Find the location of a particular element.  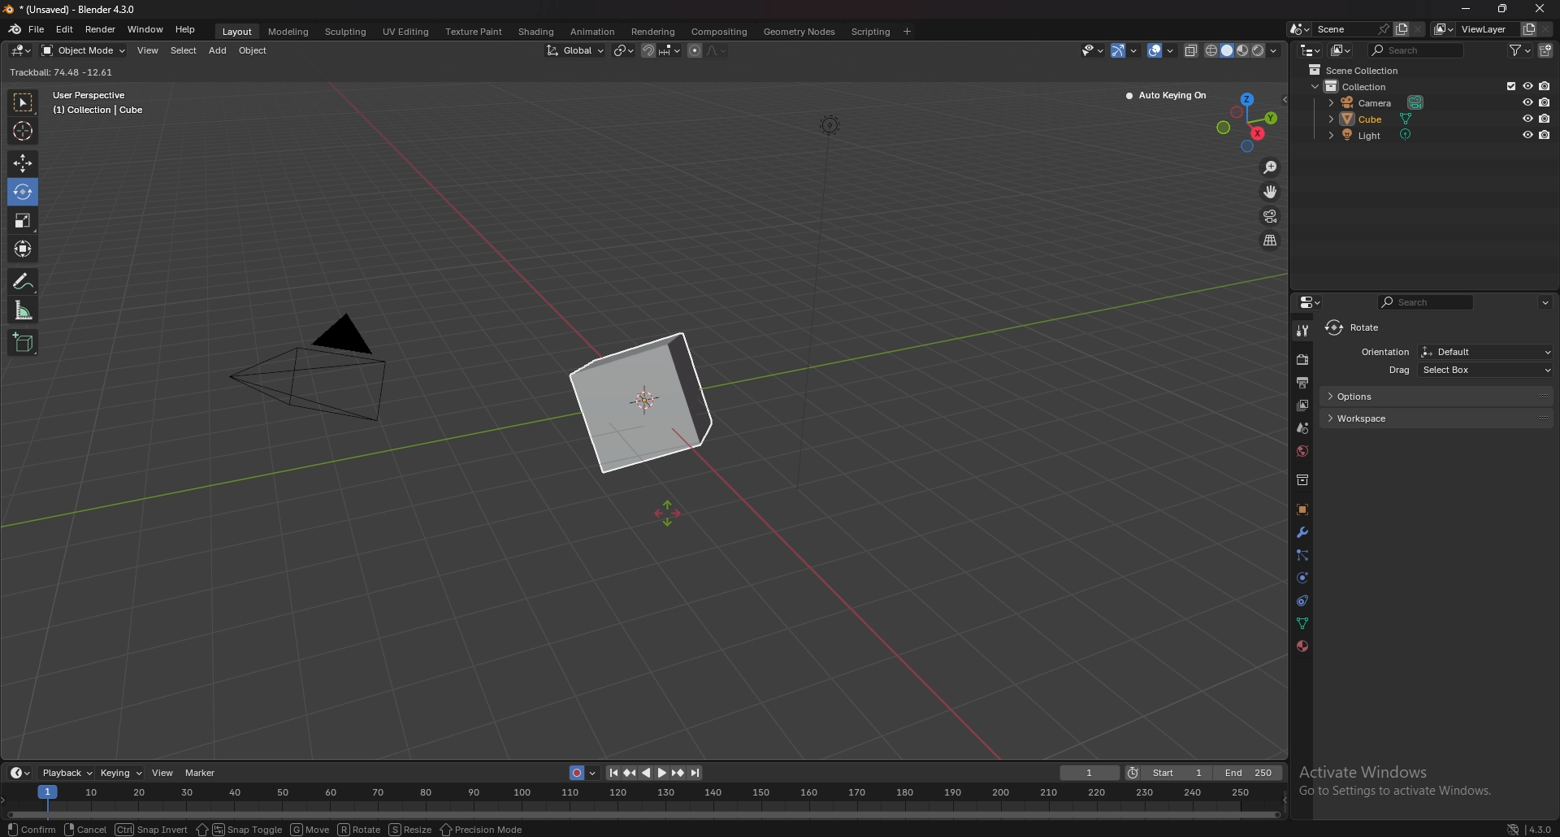

remove view layer is located at coordinates (1546, 29).